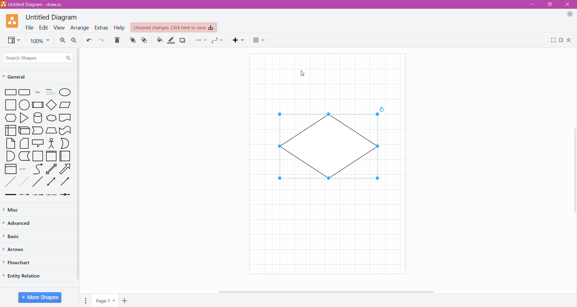 This screenshot has width=577, height=307. I want to click on Horizontal Container, so click(65, 157).